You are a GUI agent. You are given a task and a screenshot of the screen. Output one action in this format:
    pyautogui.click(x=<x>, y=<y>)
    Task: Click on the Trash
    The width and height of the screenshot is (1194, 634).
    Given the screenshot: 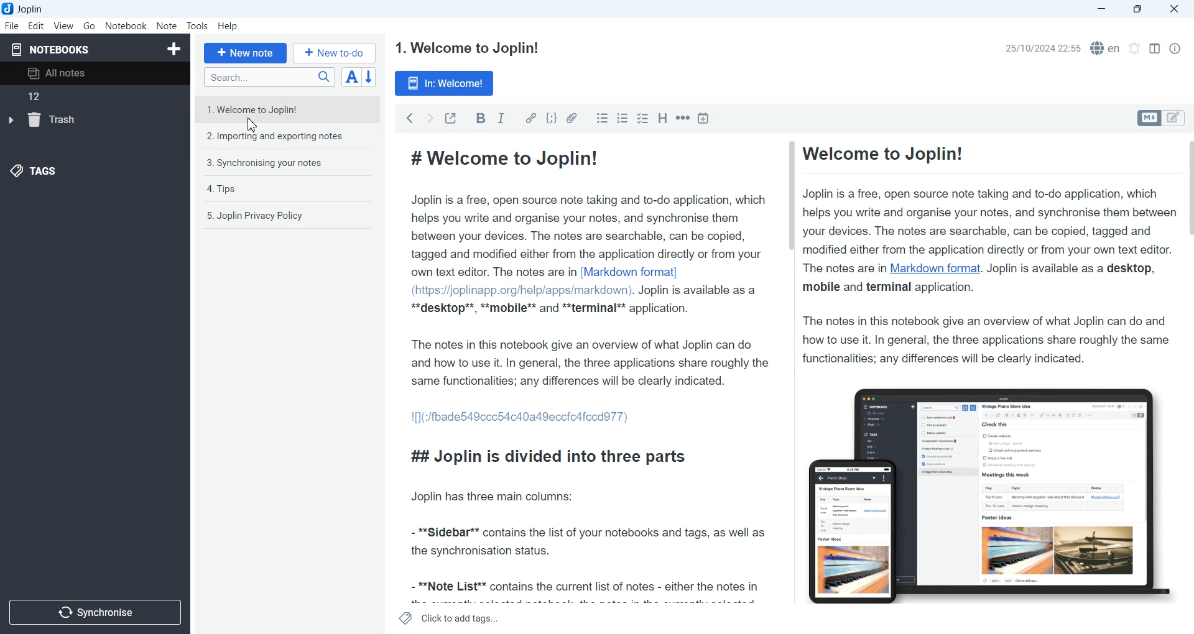 What is the action you would take?
    pyautogui.click(x=47, y=118)
    